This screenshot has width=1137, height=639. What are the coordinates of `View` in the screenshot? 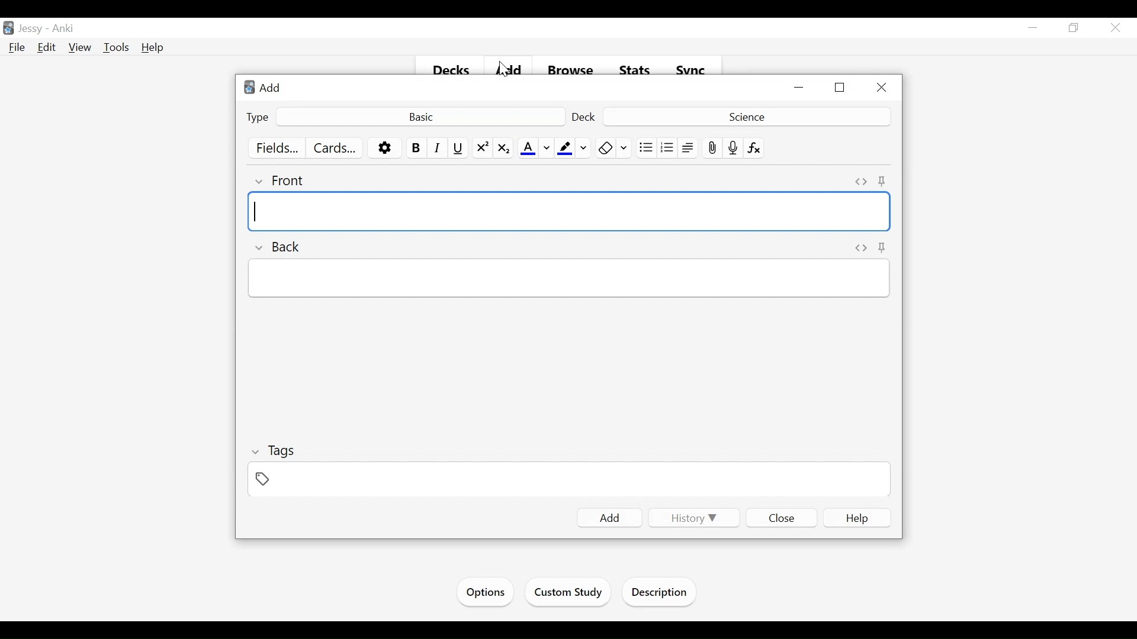 It's located at (81, 48).